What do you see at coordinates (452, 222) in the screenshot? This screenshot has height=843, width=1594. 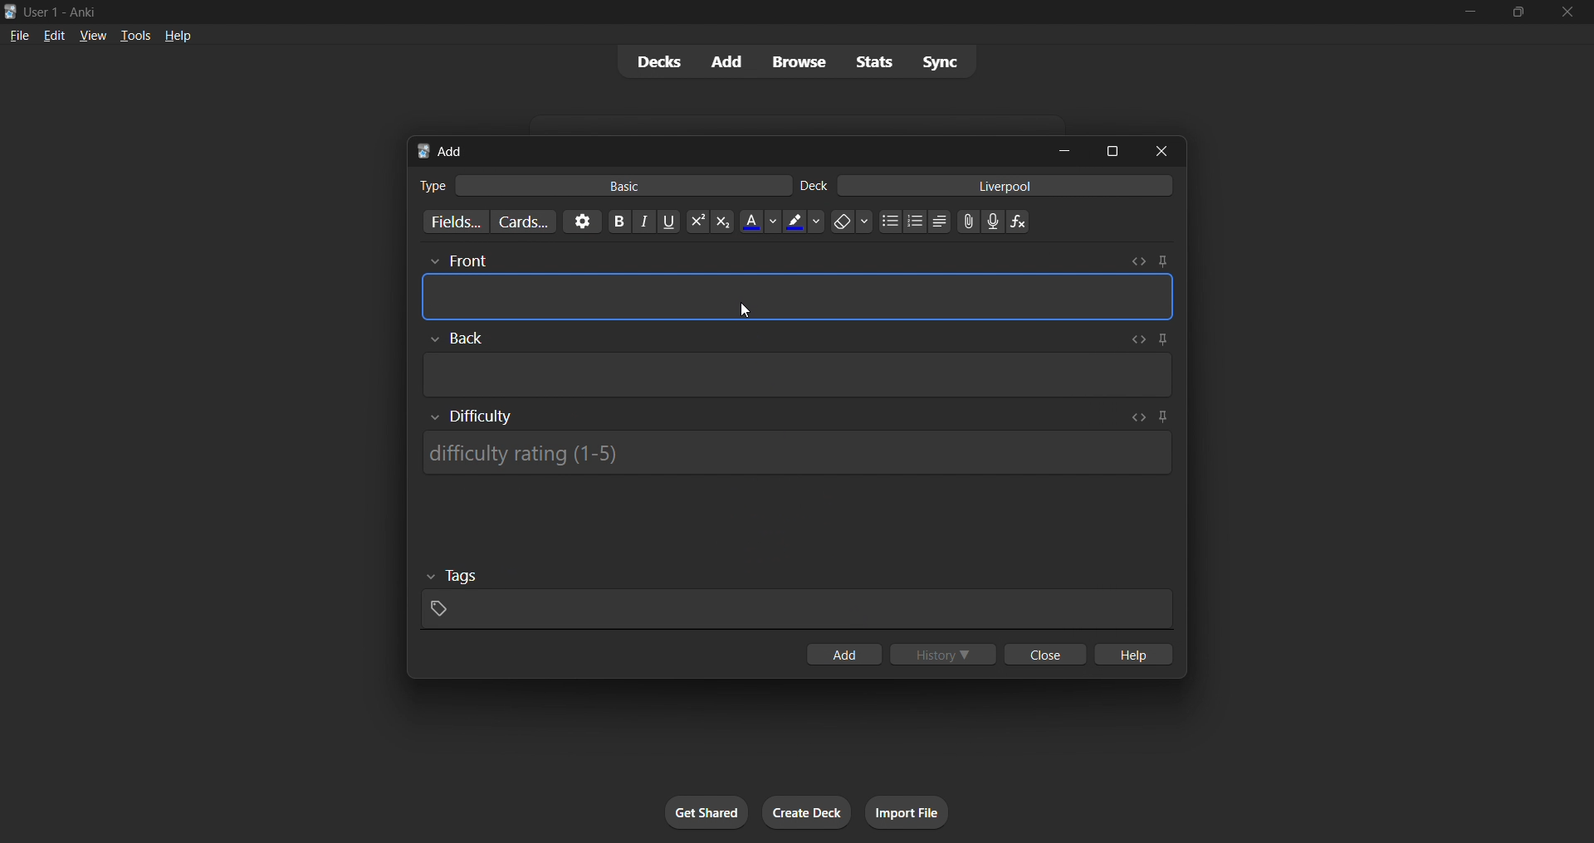 I see `customize fields` at bounding box center [452, 222].